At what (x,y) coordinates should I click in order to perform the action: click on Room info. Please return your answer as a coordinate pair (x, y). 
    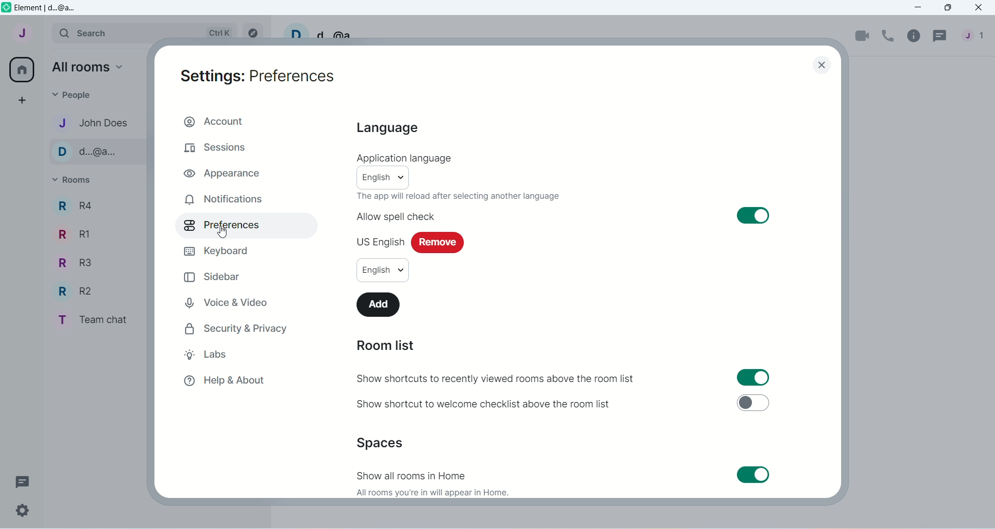
    Looking at the image, I should click on (915, 37).